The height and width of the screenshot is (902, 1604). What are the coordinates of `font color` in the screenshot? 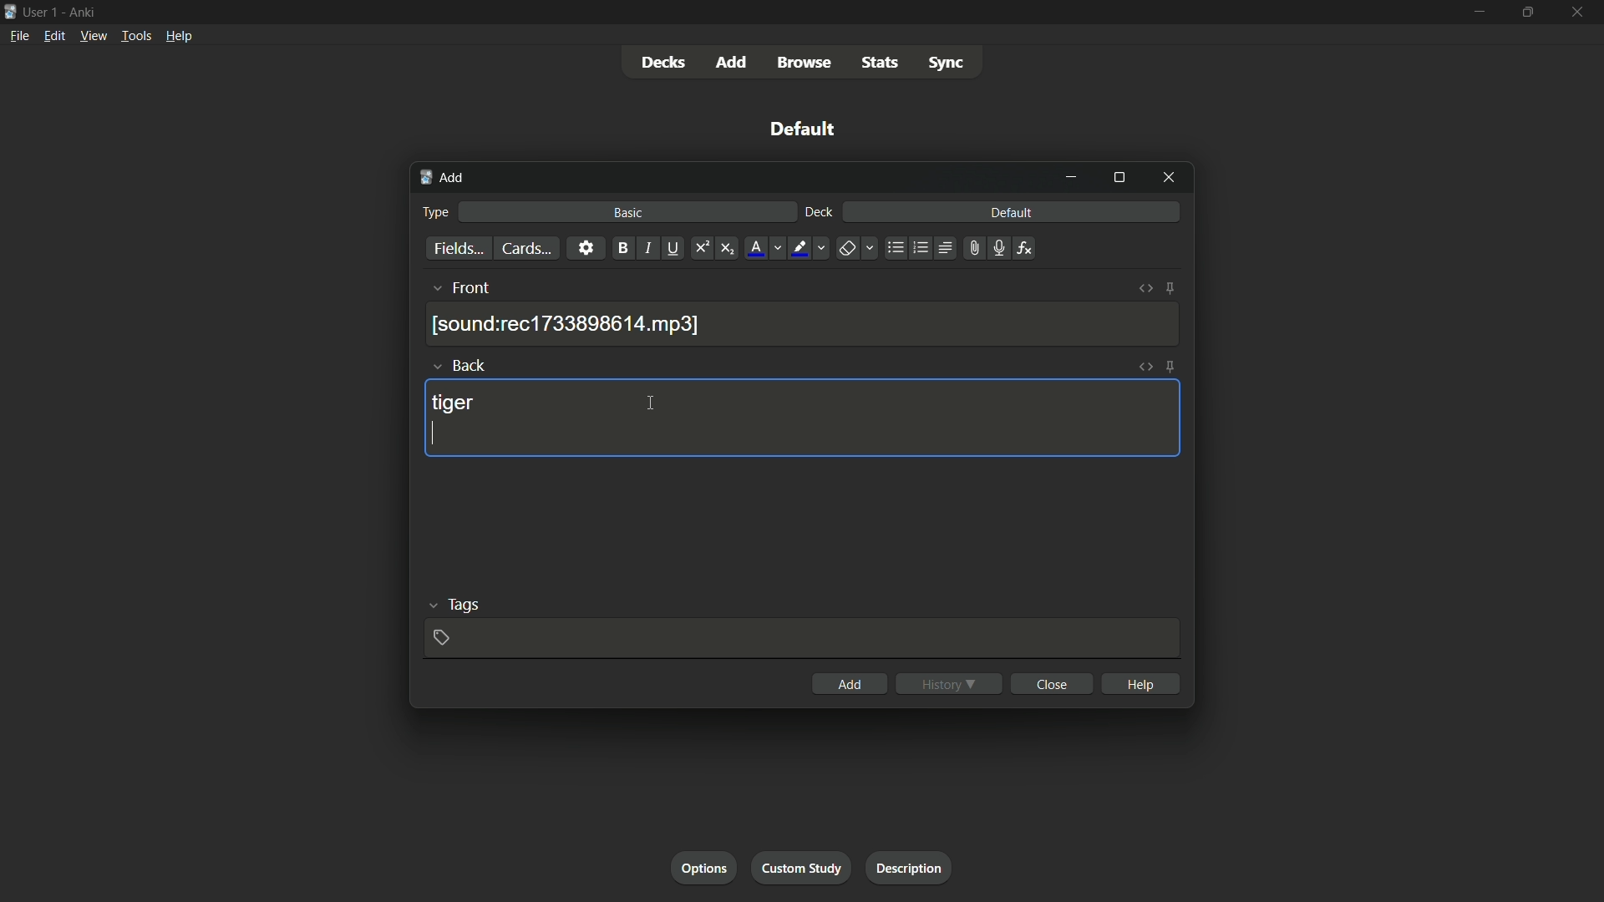 It's located at (754, 248).